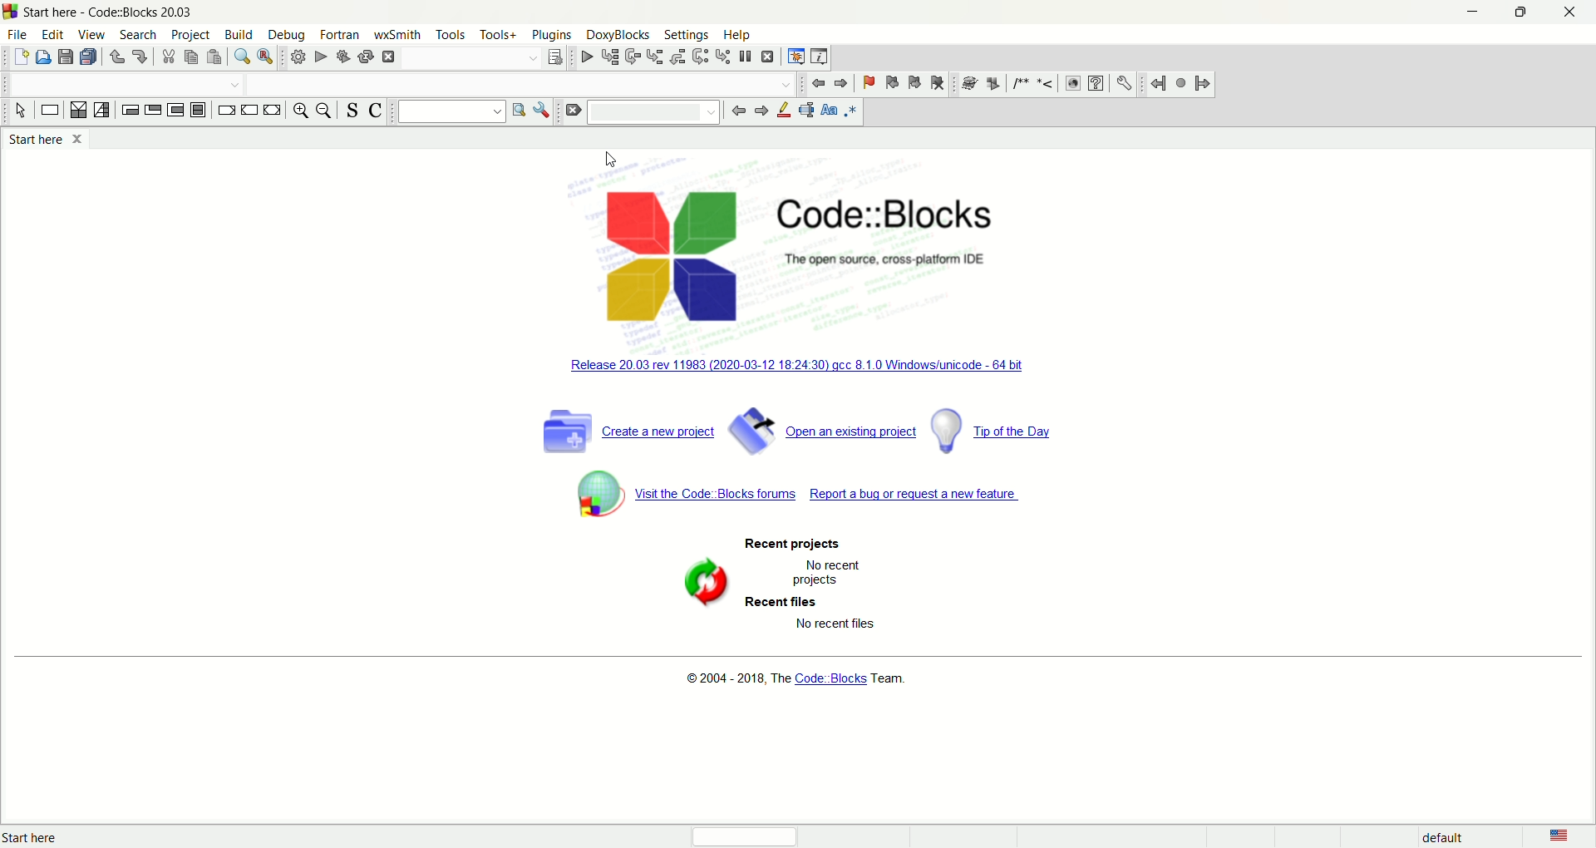 This screenshot has height=848, width=1596. Describe the element at coordinates (525, 84) in the screenshot. I see `drop down` at that location.